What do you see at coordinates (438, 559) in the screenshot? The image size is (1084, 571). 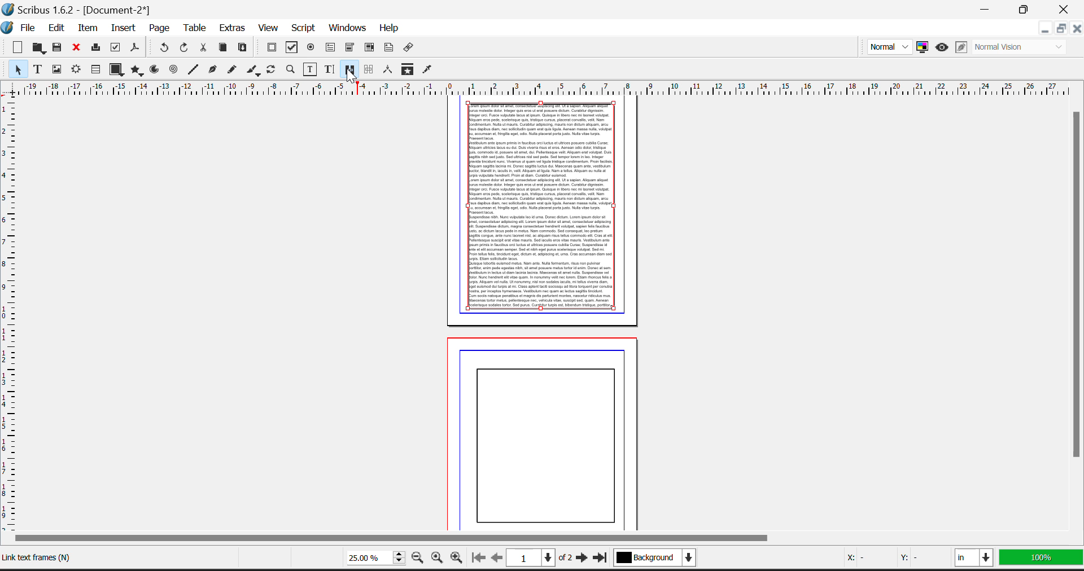 I see `Zoom Settings` at bounding box center [438, 559].